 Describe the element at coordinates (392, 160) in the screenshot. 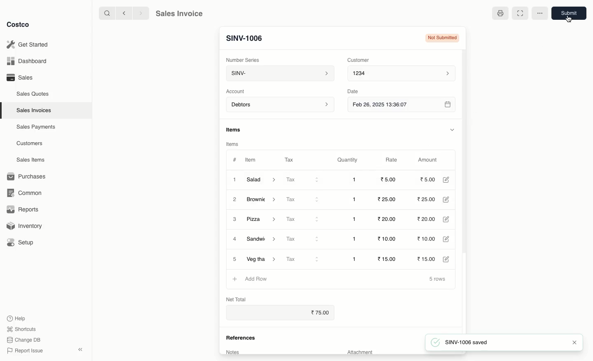

I see `Rate` at that location.